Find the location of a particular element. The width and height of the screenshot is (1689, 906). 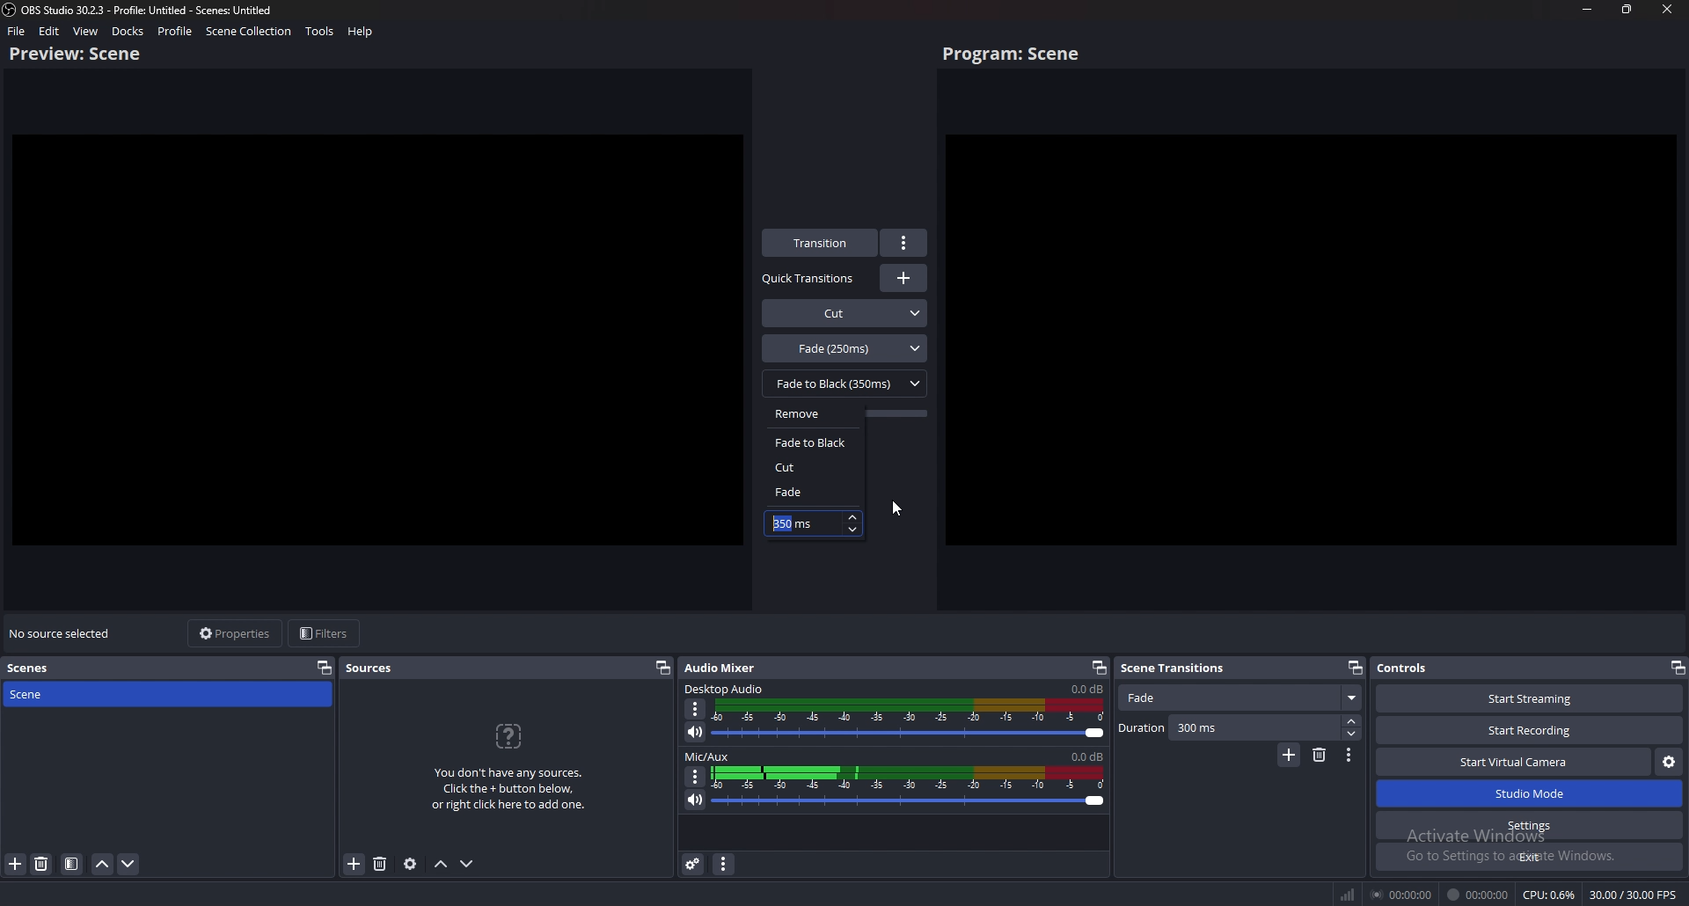

Cut is located at coordinates (845, 311).